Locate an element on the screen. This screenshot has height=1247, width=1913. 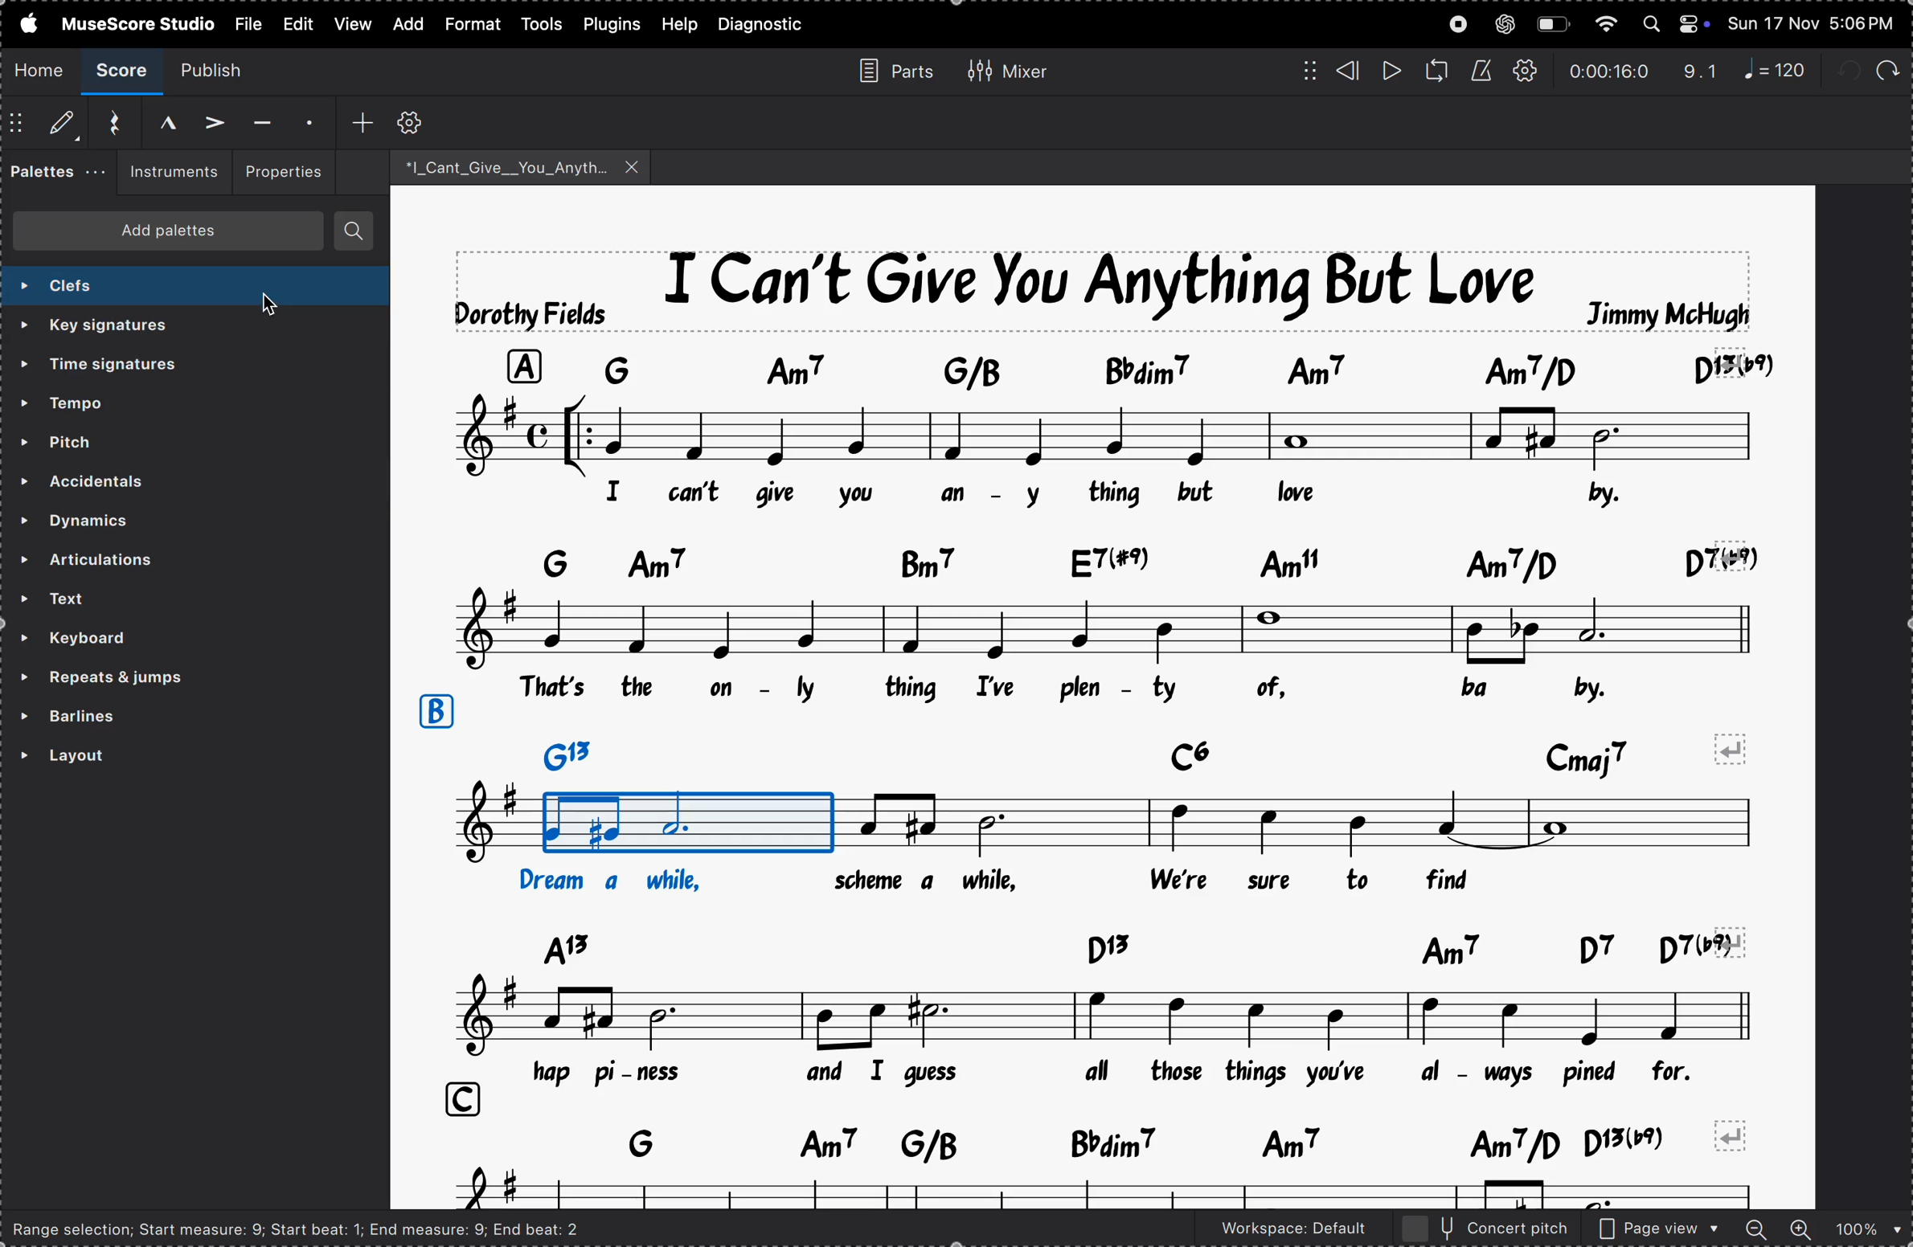
metronome is located at coordinates (1481, 72).